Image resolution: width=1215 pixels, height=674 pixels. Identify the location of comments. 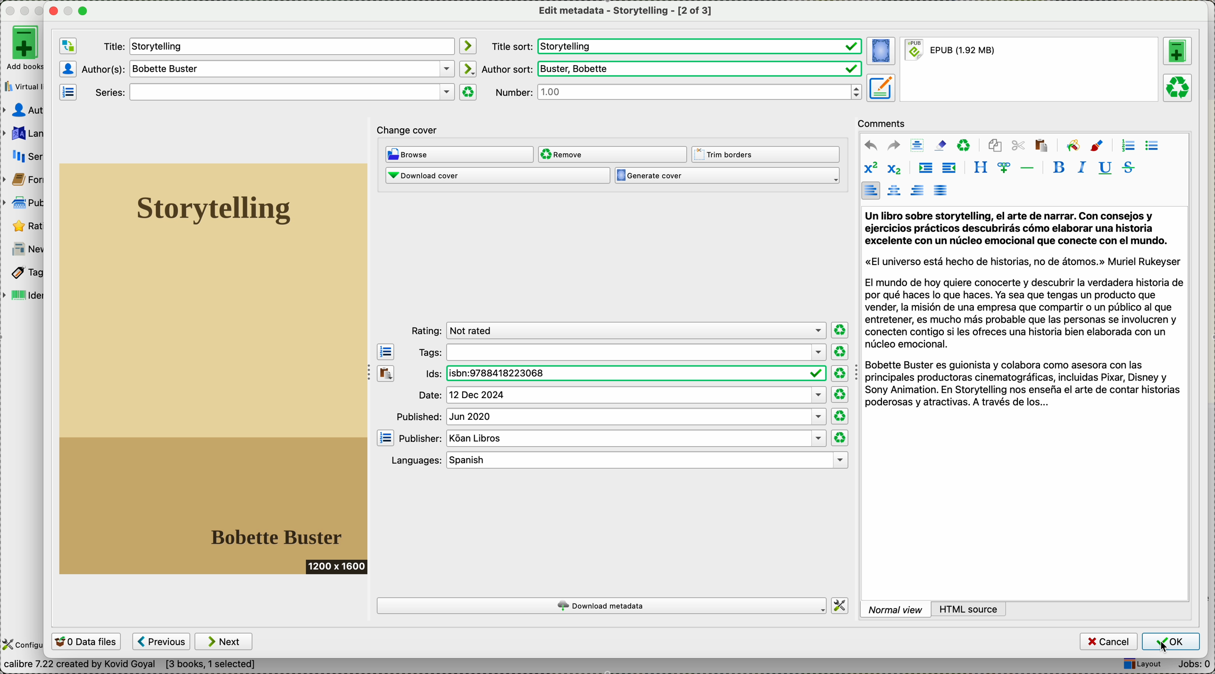
(883, 124).